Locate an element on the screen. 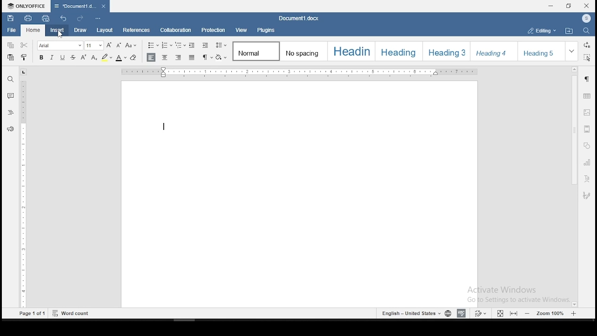 The width and height of the screenshot is (597, 336). cut is located at coordinates (26, 45).